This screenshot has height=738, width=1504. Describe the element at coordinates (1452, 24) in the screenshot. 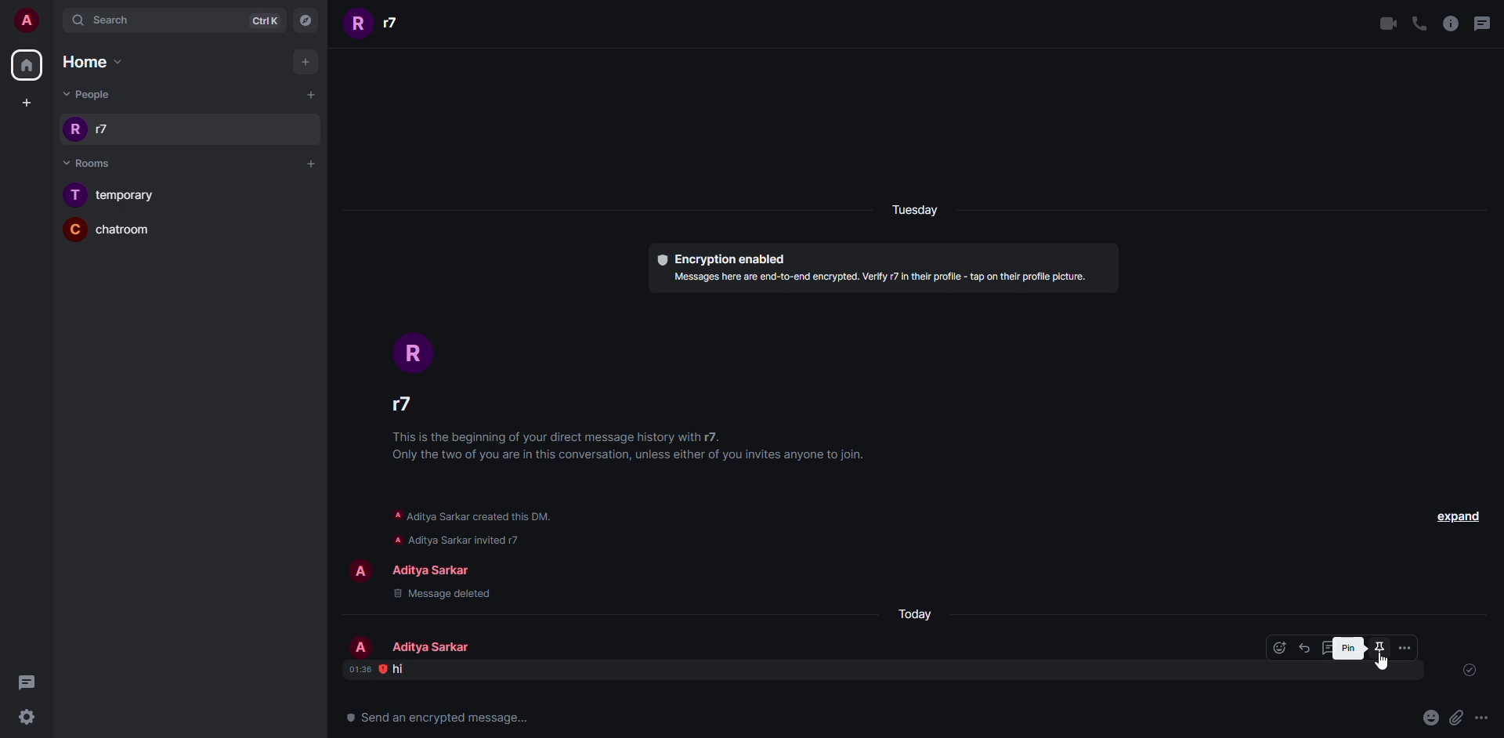

I see `info` at that location.